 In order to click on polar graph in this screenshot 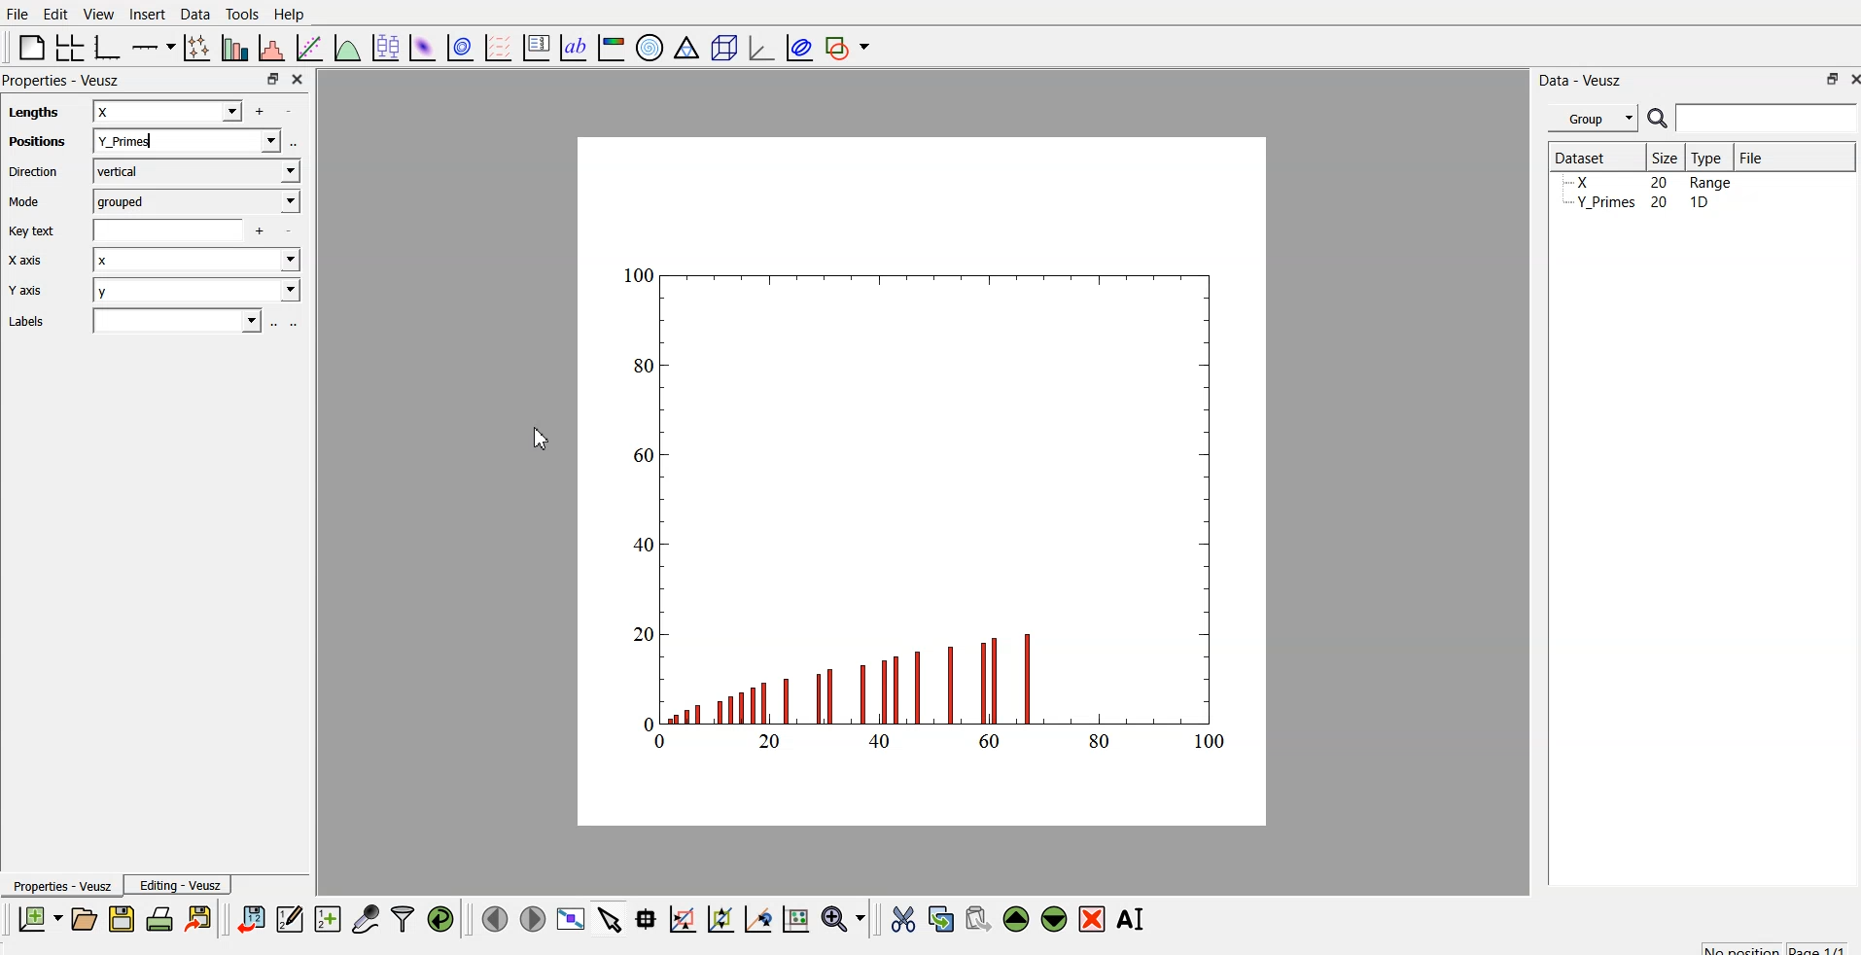, I will do `click(652, 49)`.